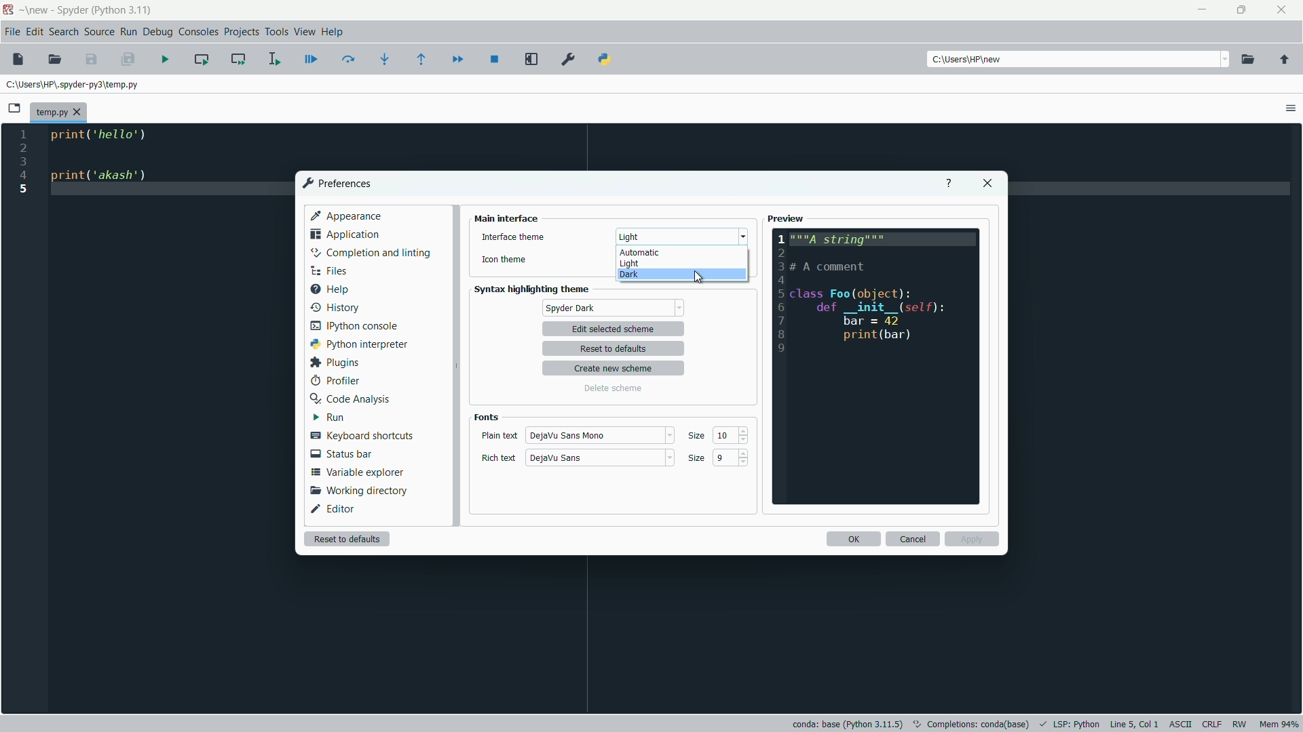 The width and height of the screenshot is (1303, 732). I want to click on run current line, so click(349, 59).